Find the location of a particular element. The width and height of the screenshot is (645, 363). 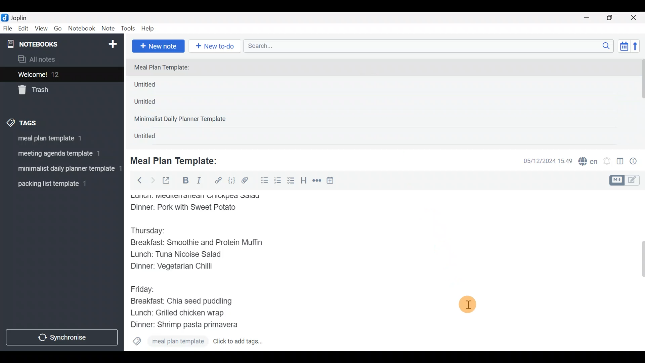

Notebook is located at coordinates (83, 29).